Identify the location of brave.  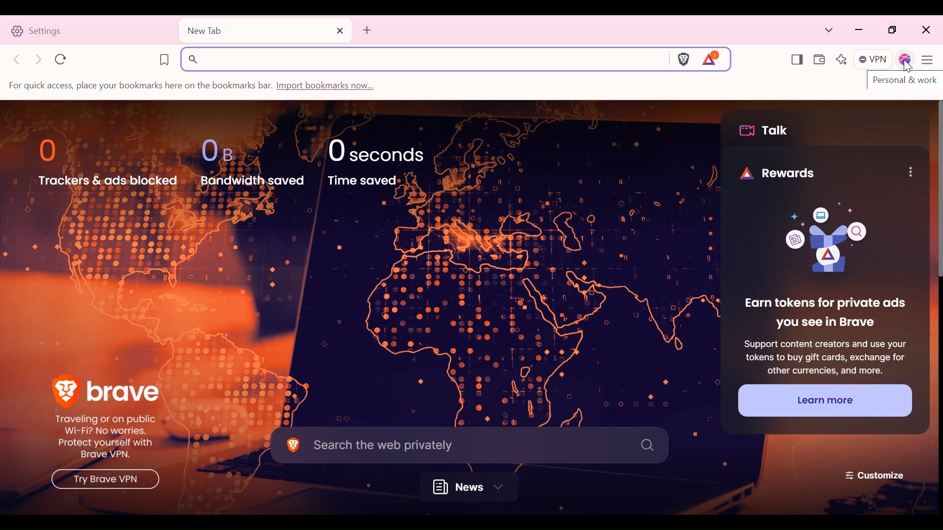
(107, 388).